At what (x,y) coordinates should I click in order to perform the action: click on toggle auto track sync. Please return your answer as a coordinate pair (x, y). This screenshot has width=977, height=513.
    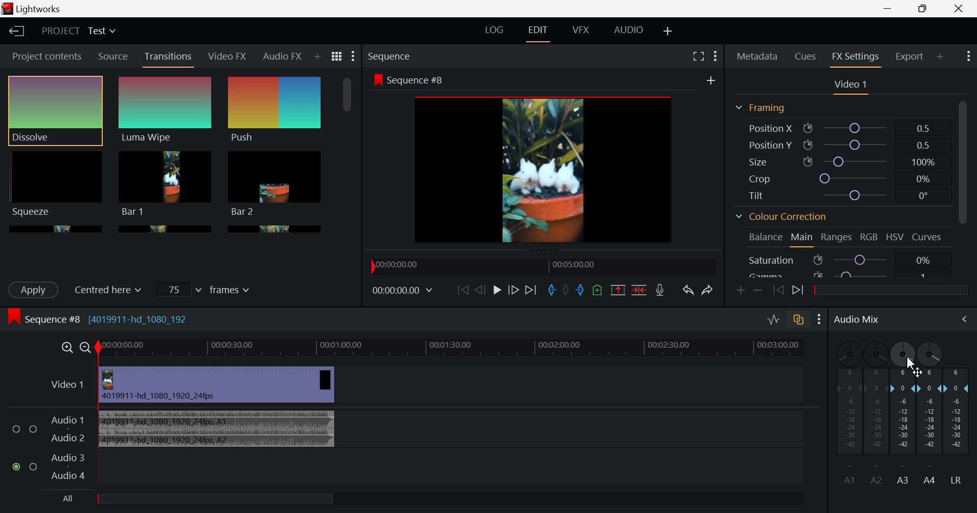
    Looking at the image, I should click on (799, 322).